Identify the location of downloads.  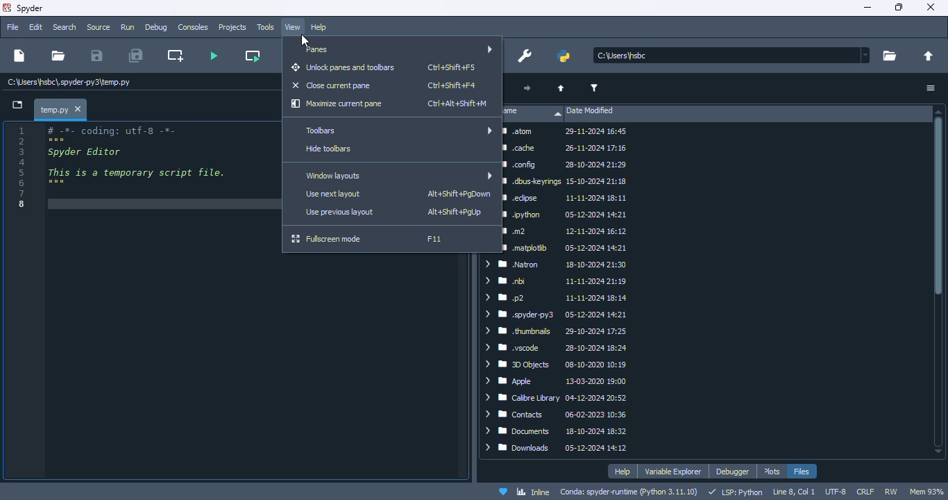
(559, 448).